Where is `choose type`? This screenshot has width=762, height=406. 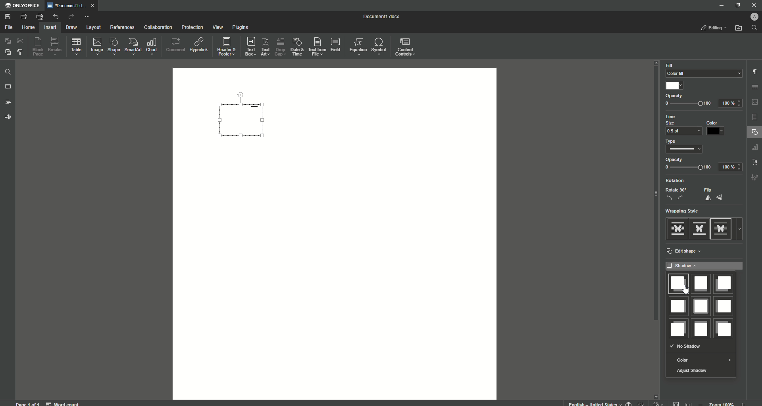 choose type is located at coordinates (686, 150).